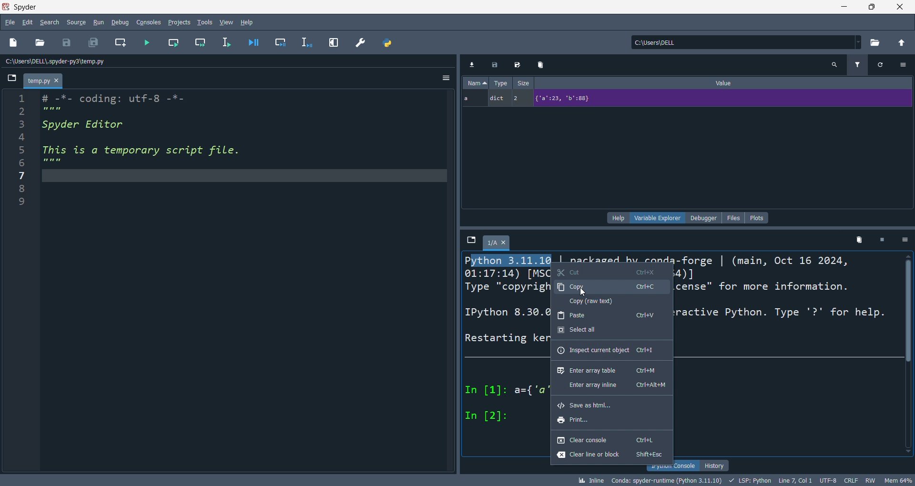 Image resolution: width=915 pixels, height=486 pixels. What do you see at coordinates (257, 41) in the screenshot?
I see `debug file` at bounding box center [257, 41].